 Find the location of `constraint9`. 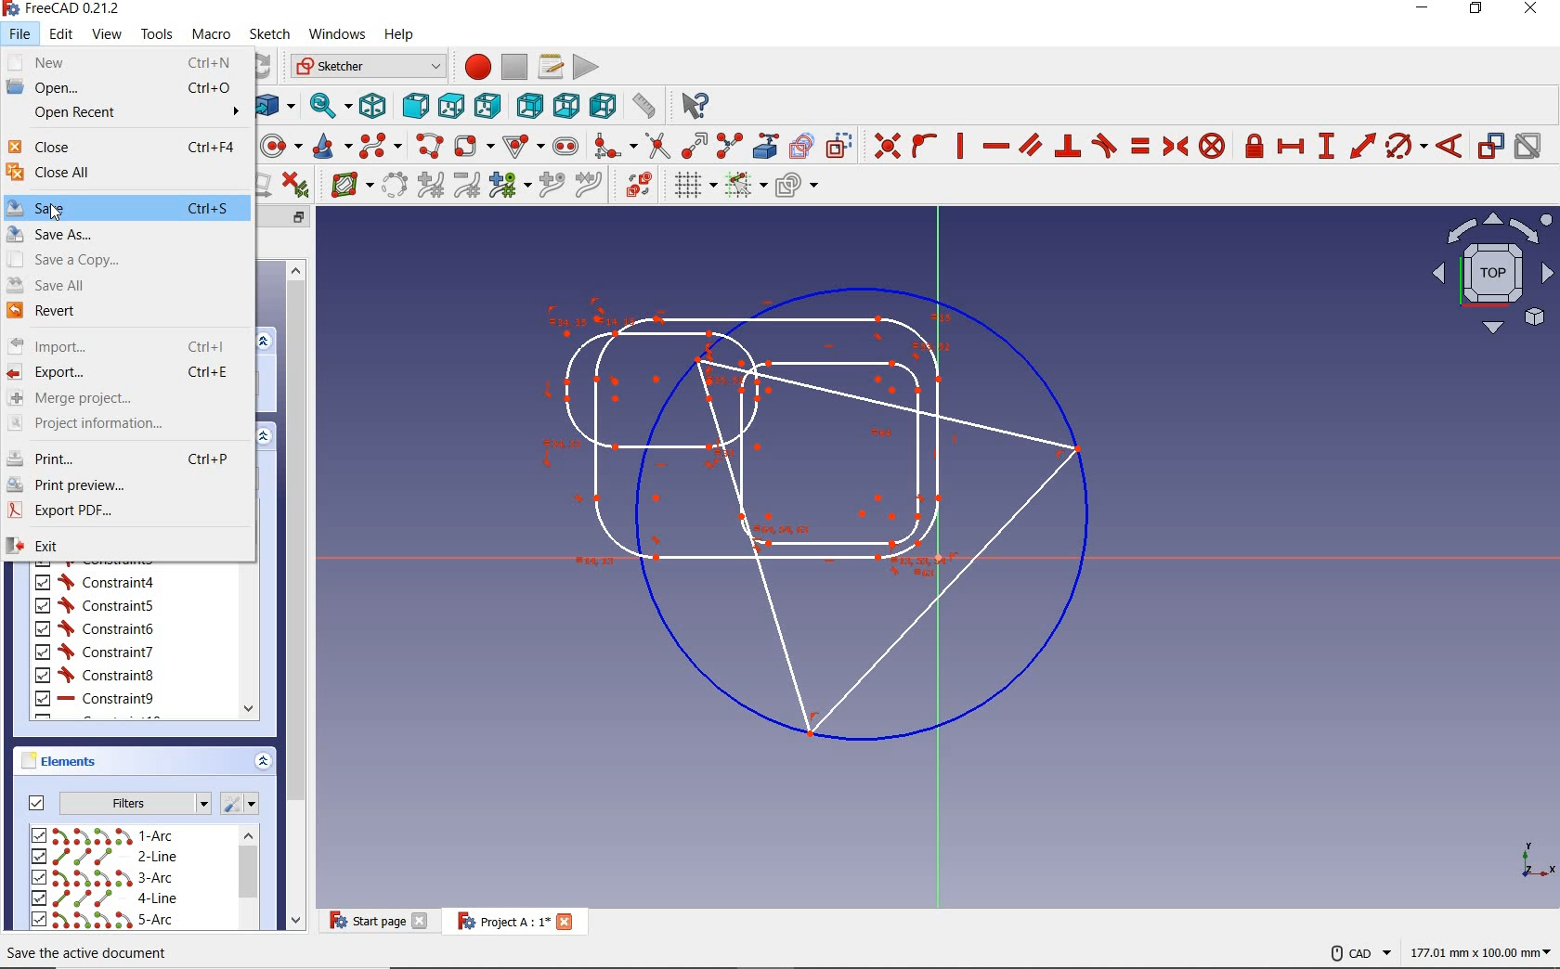

constraint9 is located at coordinates (94, 699).